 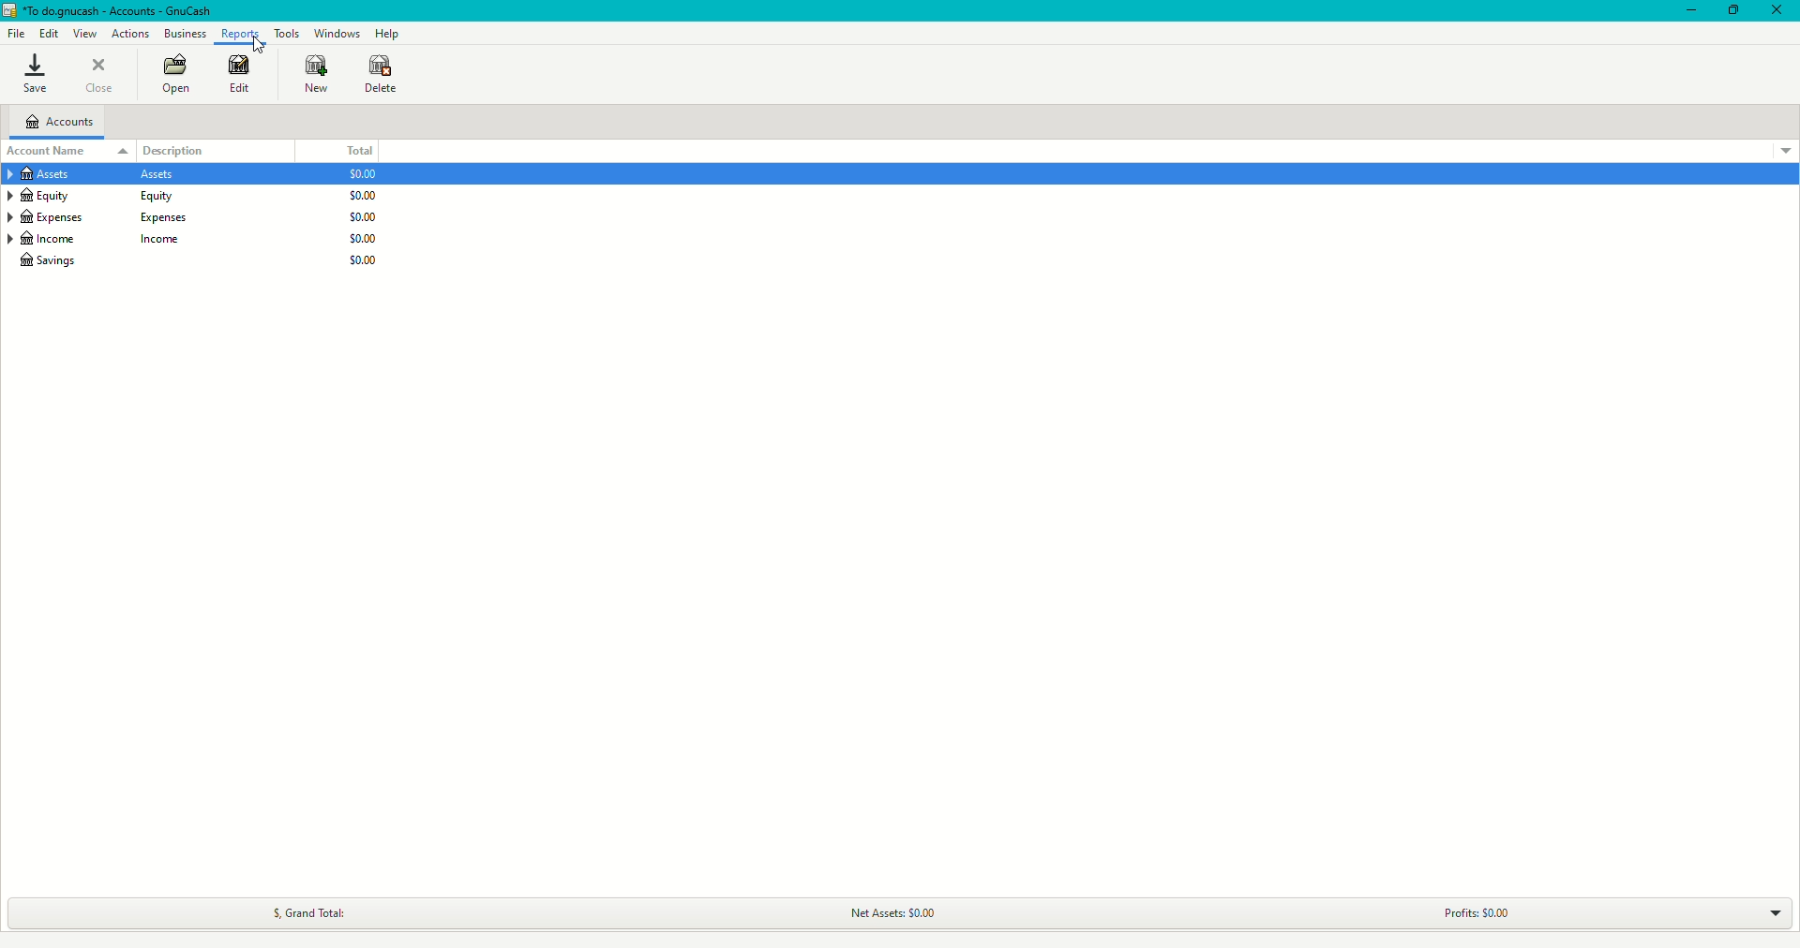 I want to click on Edit, so click(x=234, y=75).